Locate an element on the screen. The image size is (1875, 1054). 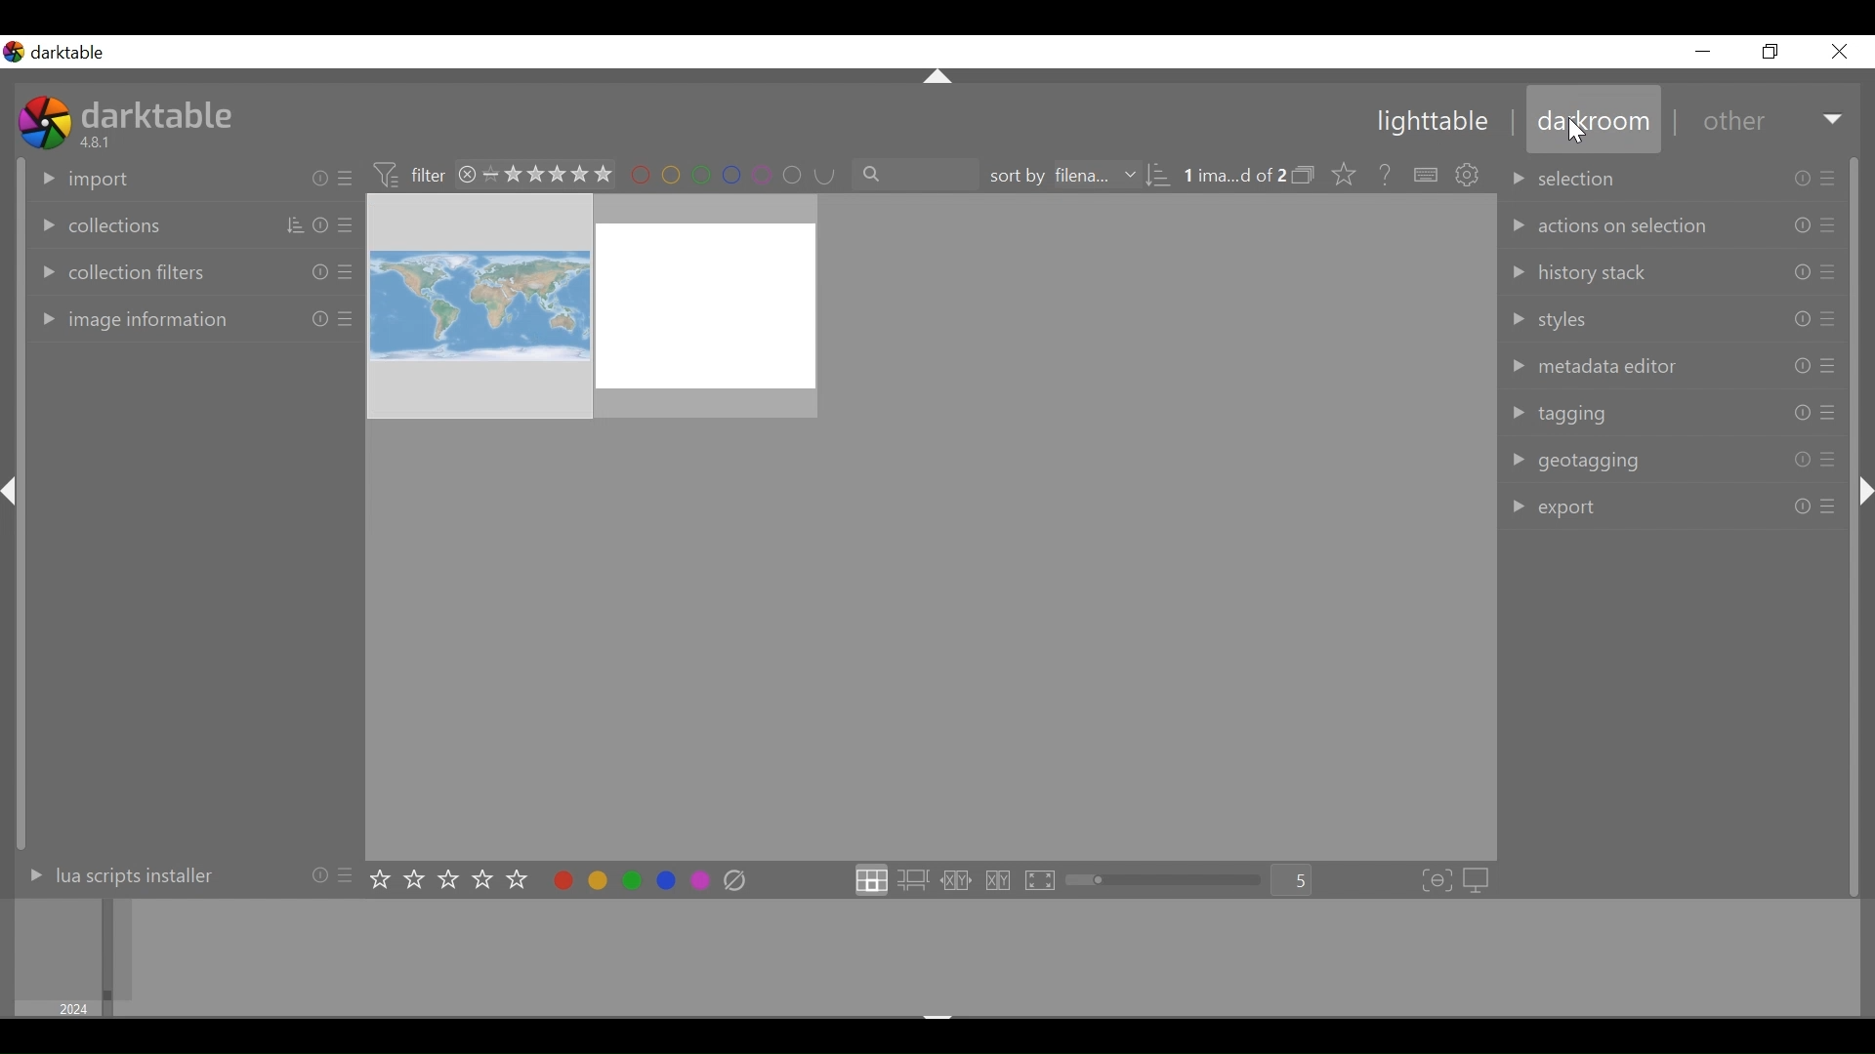
click to change the type of overlays is located at coordinates (1347, 173).